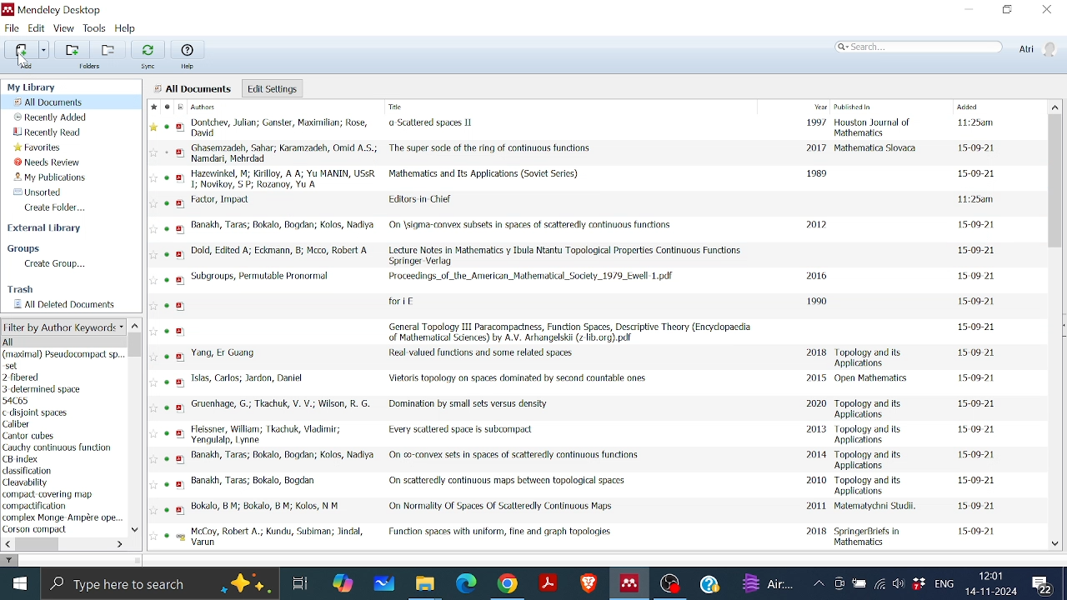 This screenshot has height=600, width=1067. What do you see at coordinates (977, 455) in the screenshot?
I see `date` at bounding box center [977, 455].